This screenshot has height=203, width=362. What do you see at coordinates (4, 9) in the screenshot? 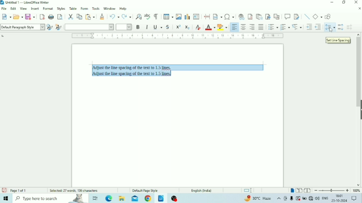
I see `File` at bounding box center [4, 9].